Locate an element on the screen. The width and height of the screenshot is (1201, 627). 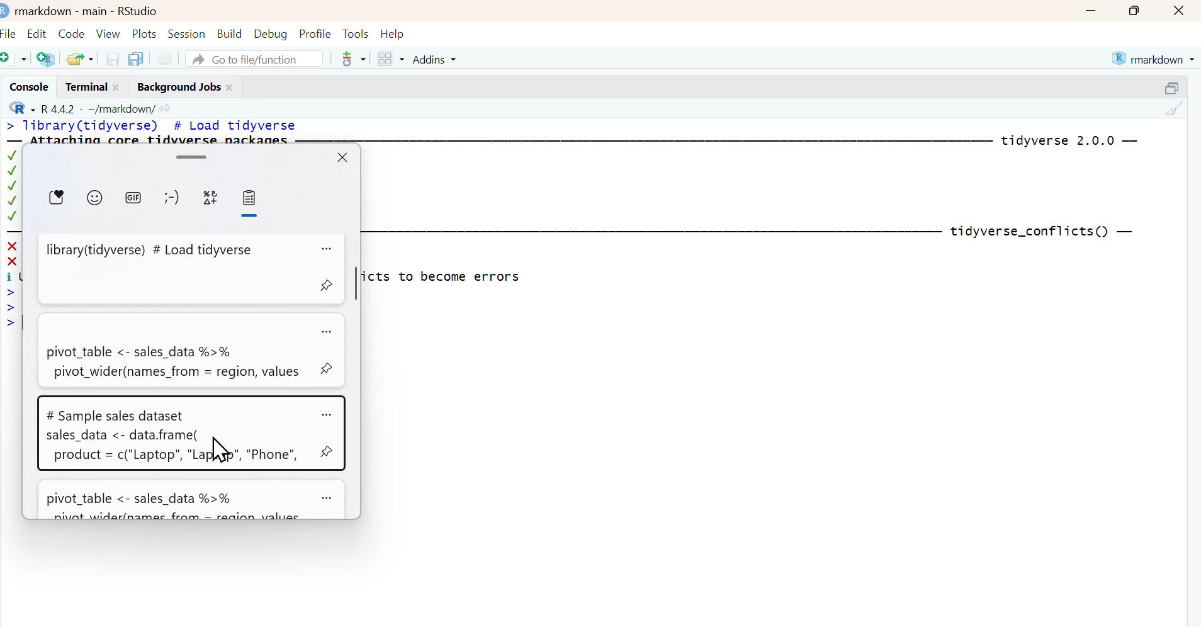
Session is located at coordinates (188, 32).